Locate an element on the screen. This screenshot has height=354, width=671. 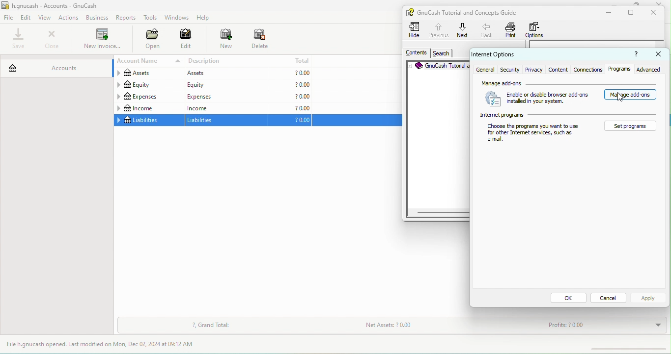
liabilities is located at coordinates (227, 121).